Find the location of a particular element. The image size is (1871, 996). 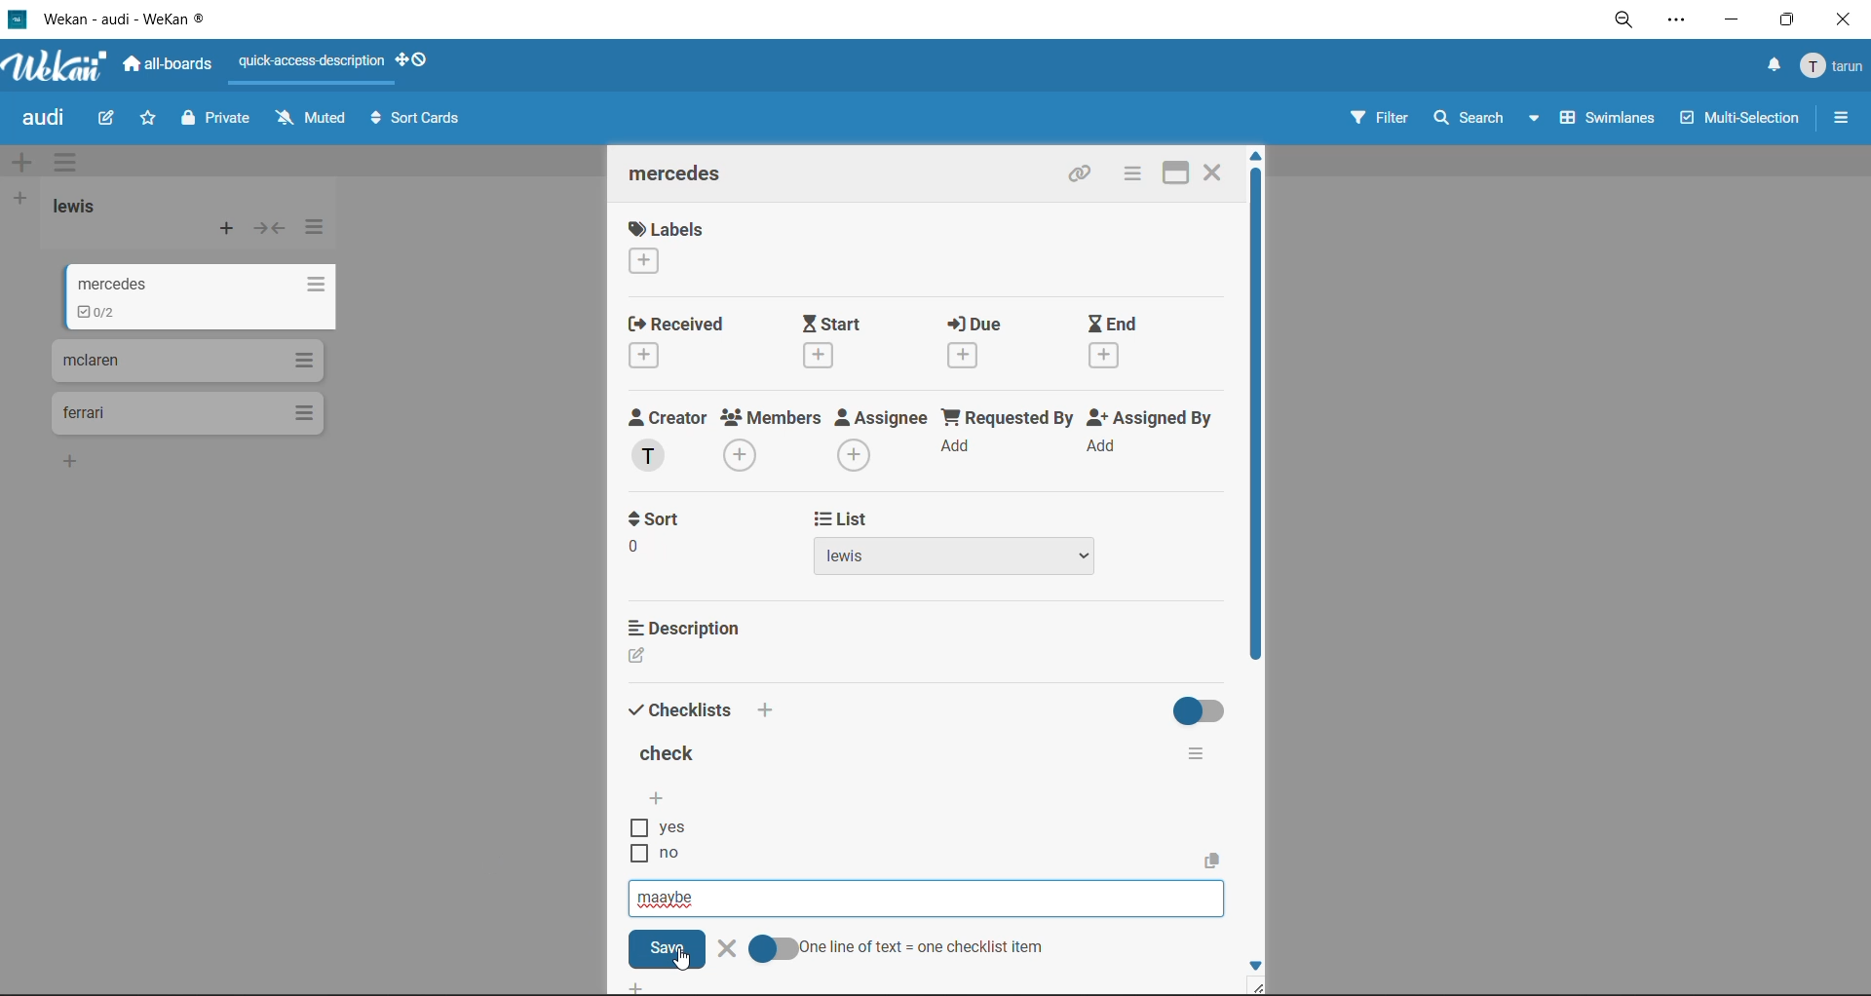

edit is located at coordinates (109, 121).